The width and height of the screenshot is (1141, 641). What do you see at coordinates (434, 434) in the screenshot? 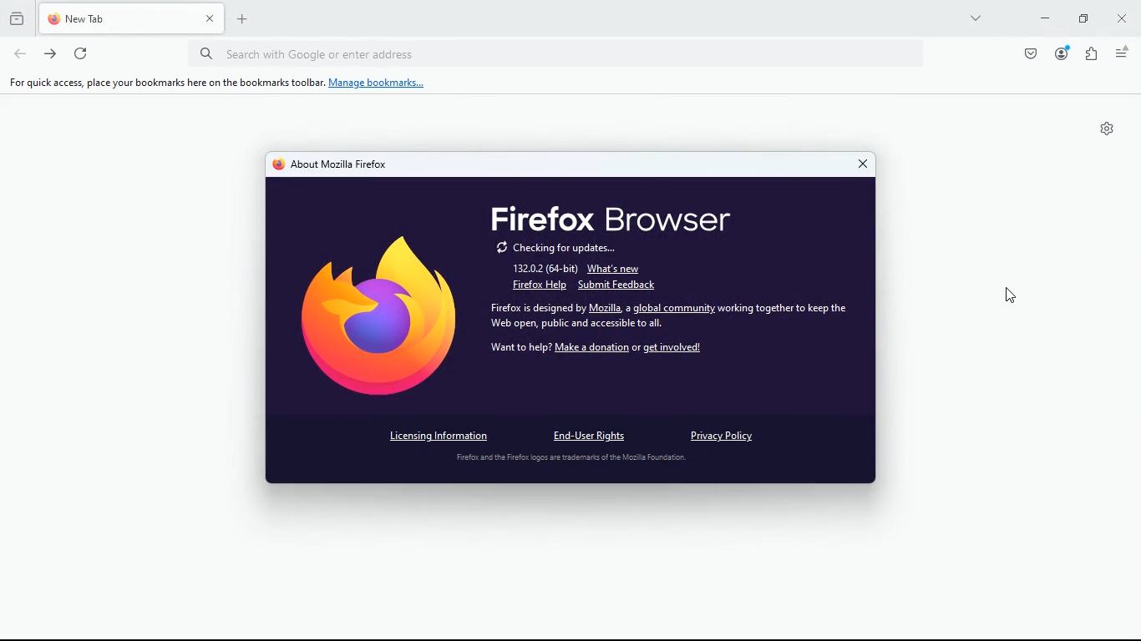
I see `licensing information` at bounding box center [434, 434].